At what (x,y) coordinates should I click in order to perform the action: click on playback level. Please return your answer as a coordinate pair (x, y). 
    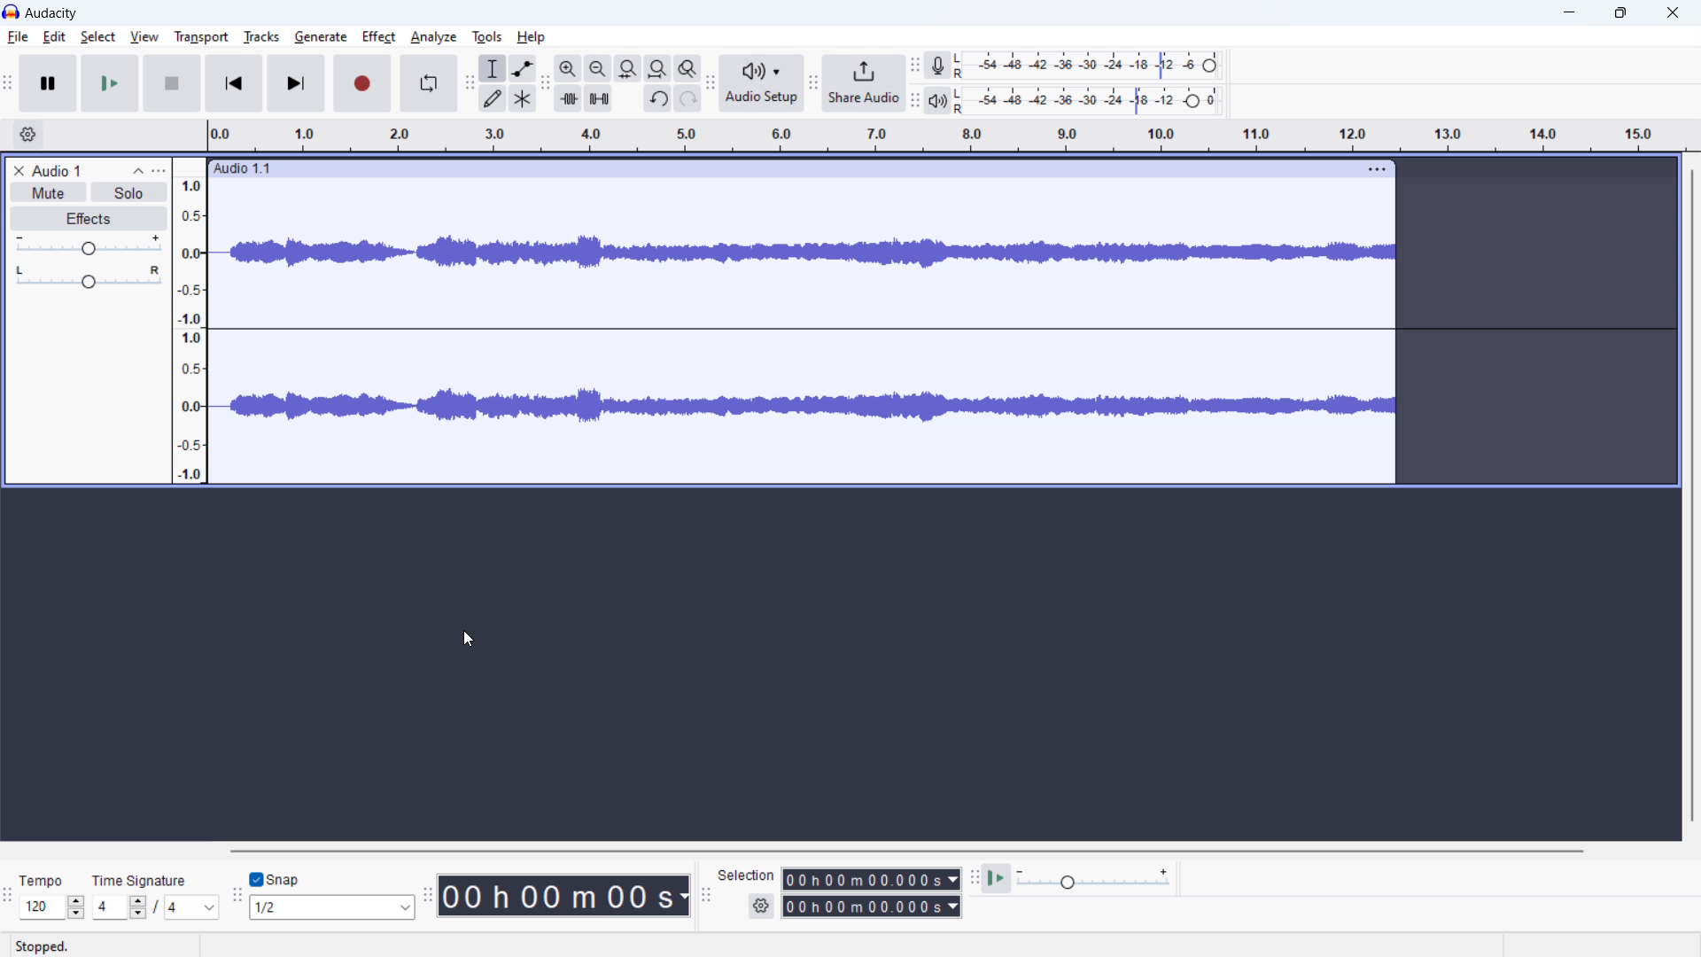
    Looking at the image, I should click on (1088, 101).